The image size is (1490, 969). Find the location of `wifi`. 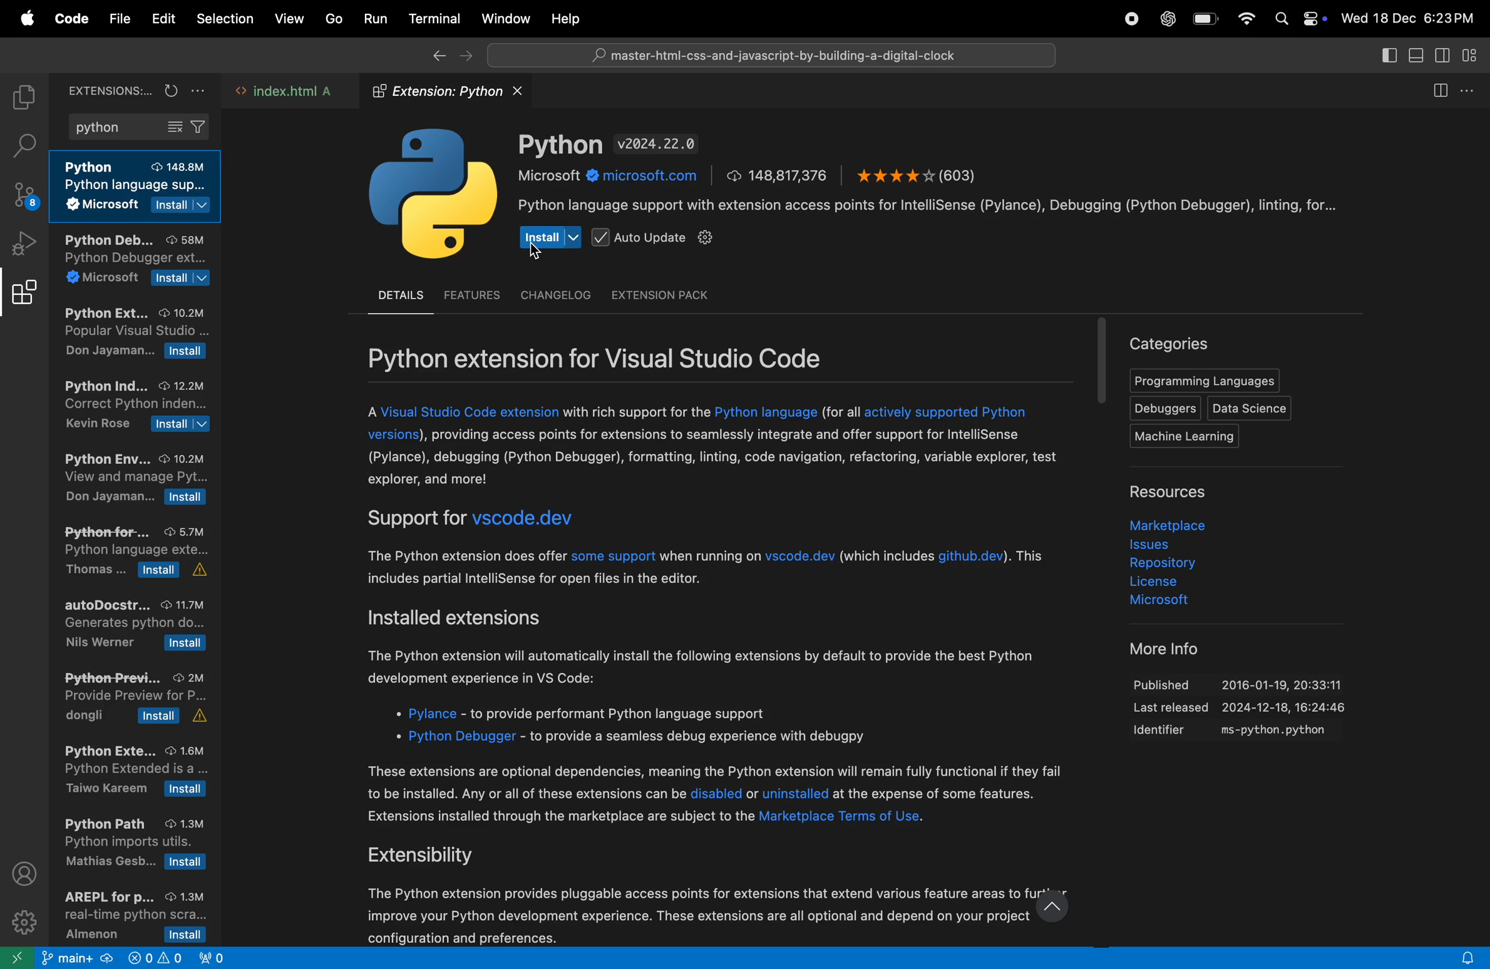

wifi is located at coordinates (1245, 19).